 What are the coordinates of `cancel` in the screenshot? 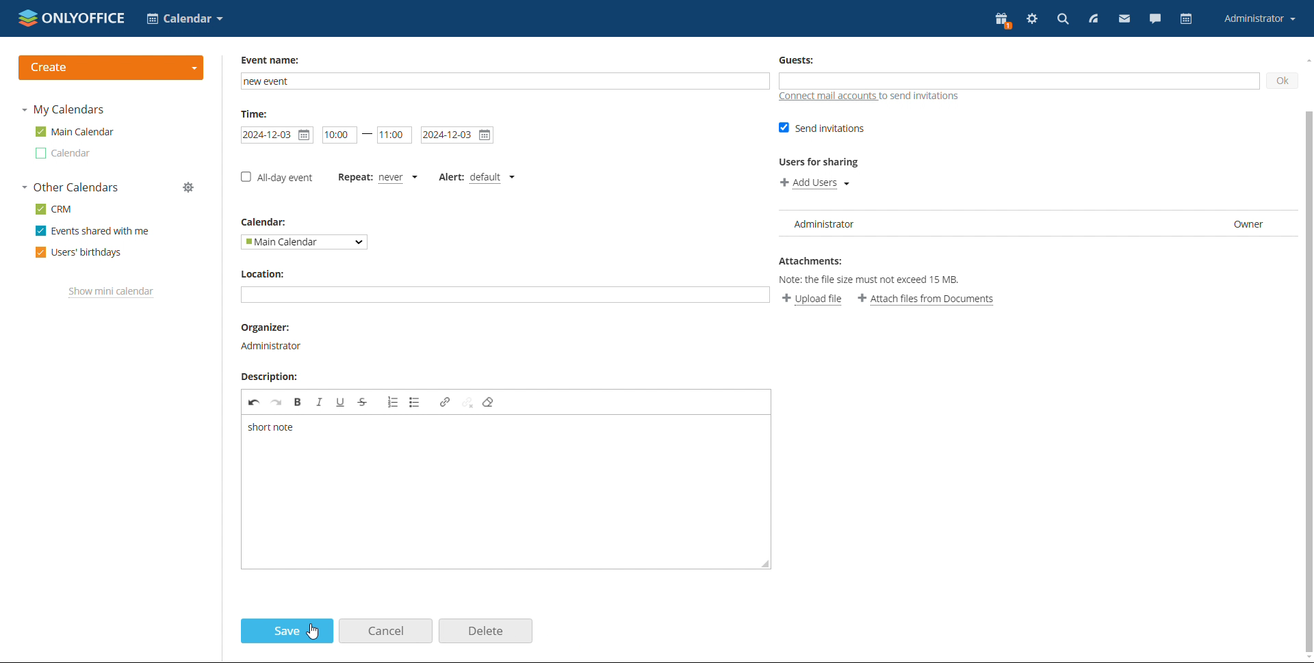 It's located at (385, 631).